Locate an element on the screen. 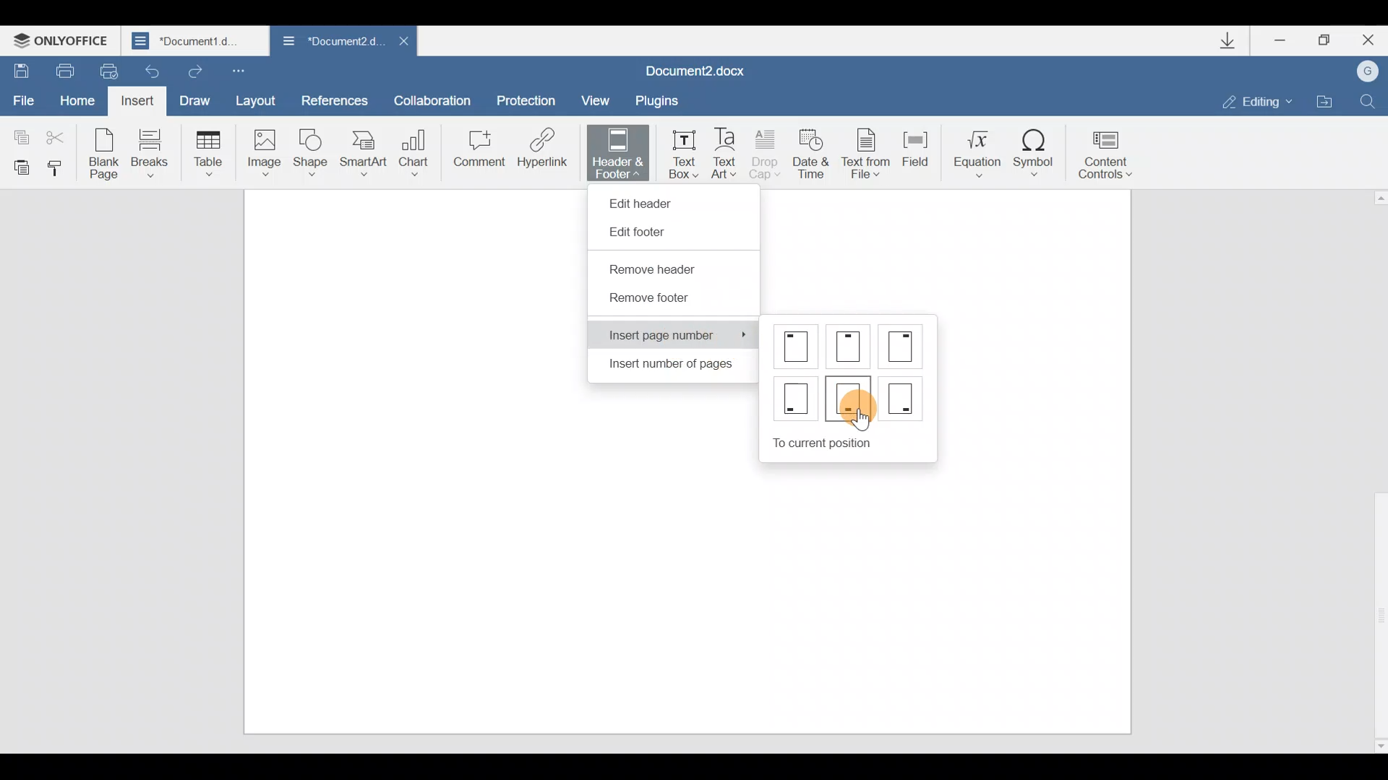  Comment is located at coordinates (476, 152).